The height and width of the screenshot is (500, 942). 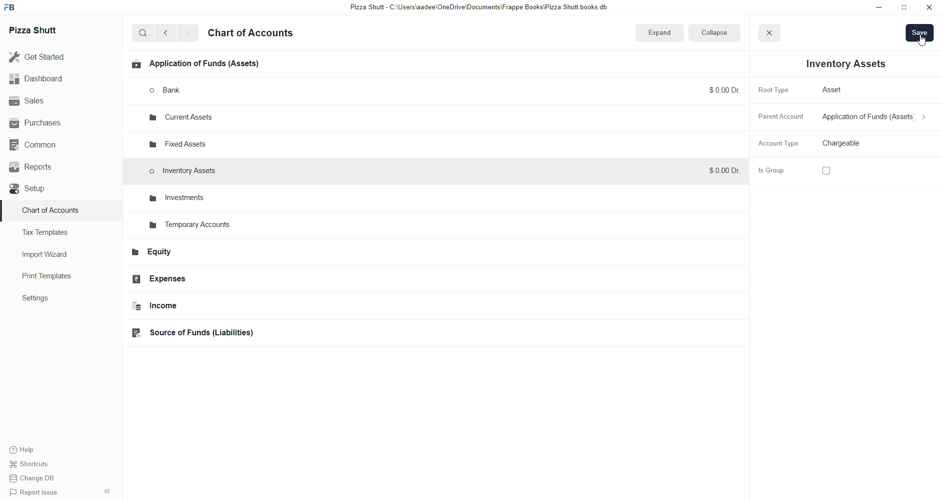 I want to click on collapse , so click(x=712, y=32).